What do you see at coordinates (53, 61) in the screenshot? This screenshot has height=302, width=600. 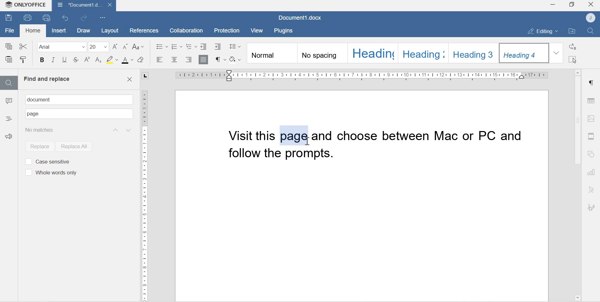 I see `Itallics` at bounding box center [53, 61].